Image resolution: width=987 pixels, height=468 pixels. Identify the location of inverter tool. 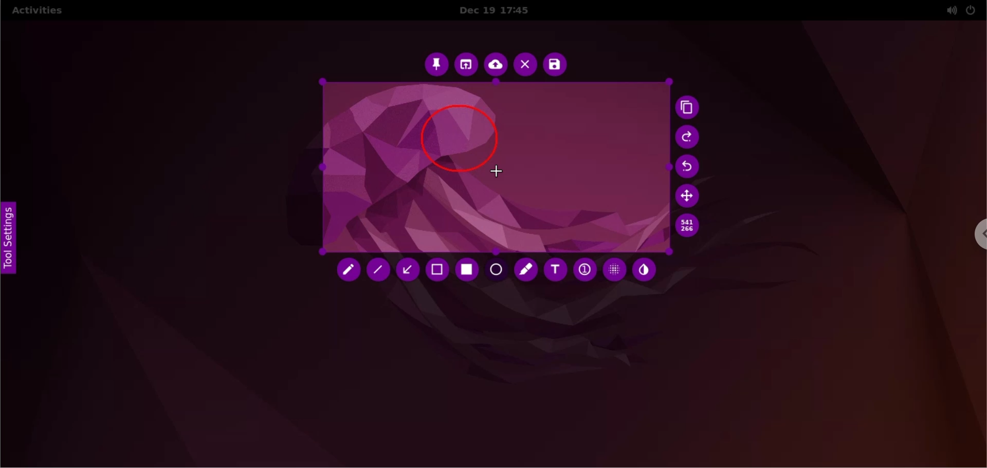
(644, 270).